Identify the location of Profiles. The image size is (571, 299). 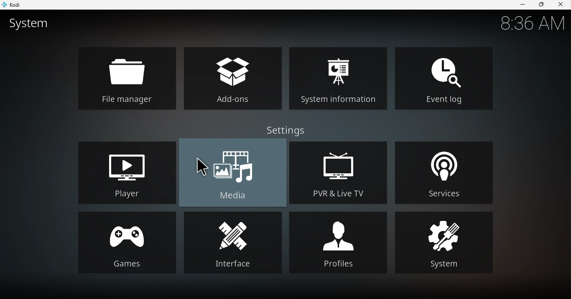
(339, 242).